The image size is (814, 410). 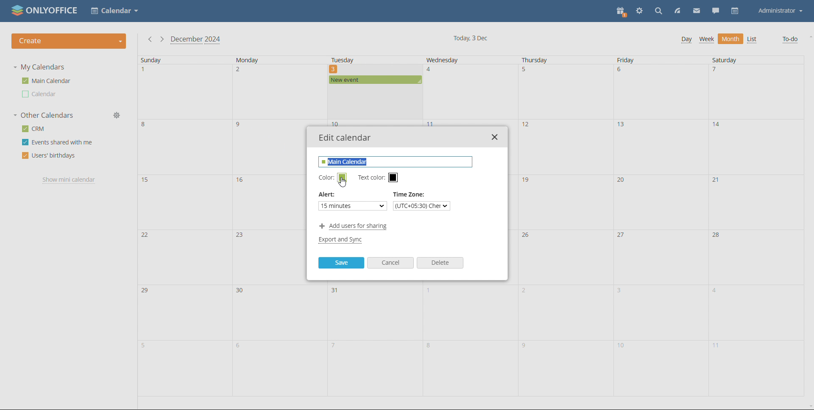 What do you see at coordinates (730, 39) in the screenshot?
I see `month view` at bounding box center [730, 39].